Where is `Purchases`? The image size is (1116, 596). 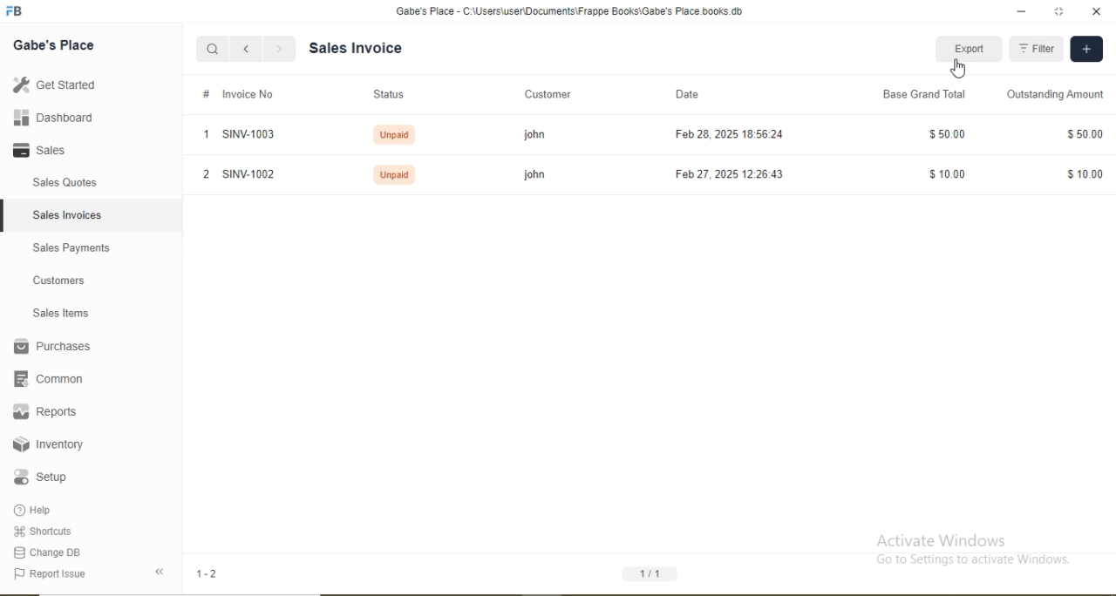
Purchases is located at coordinates (53, 345).